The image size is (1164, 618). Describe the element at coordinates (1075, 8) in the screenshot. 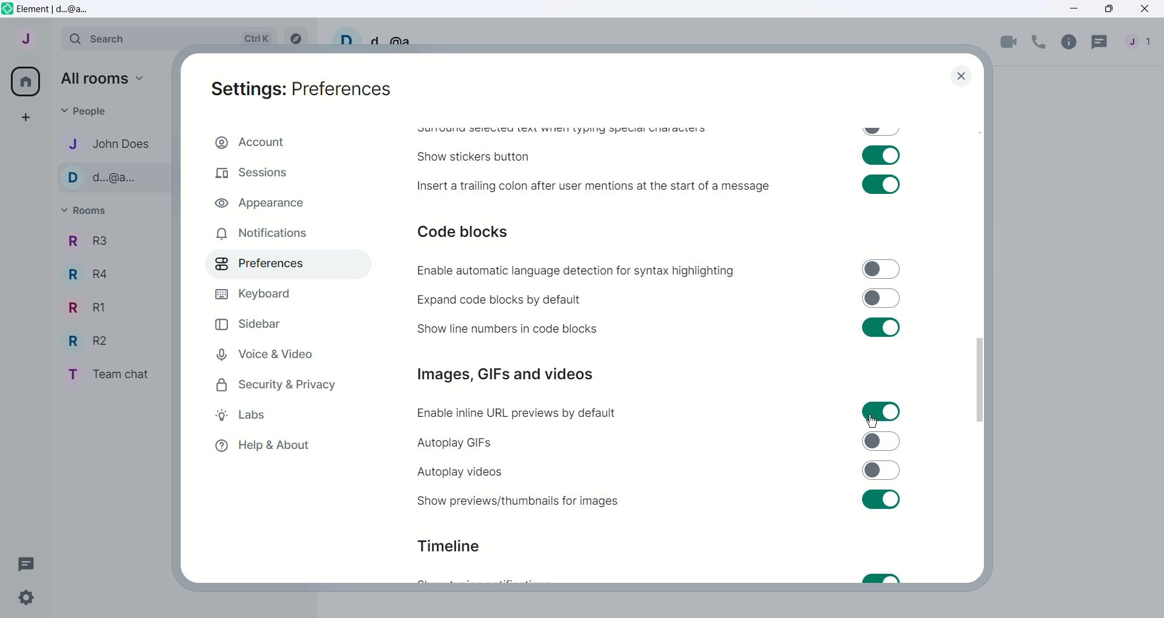

I see `Minimize` at that location.